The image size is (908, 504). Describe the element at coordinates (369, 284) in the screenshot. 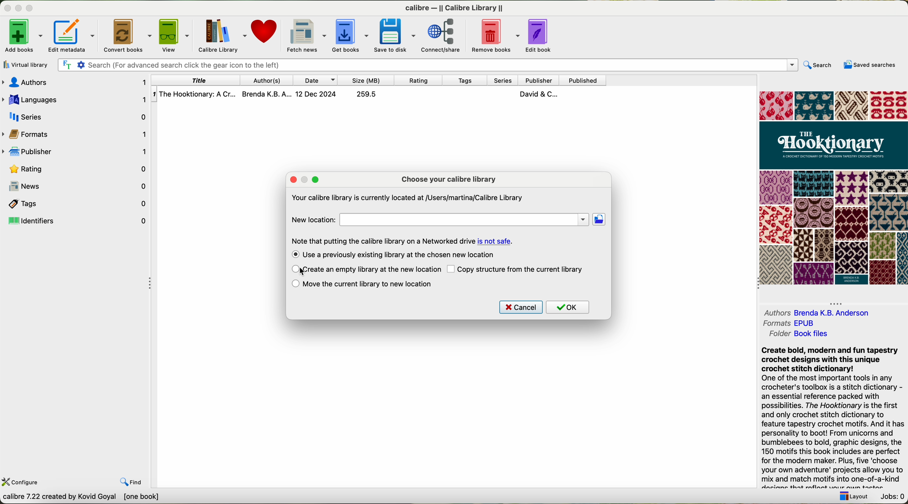

I see `move the current library to the new location` at that location.